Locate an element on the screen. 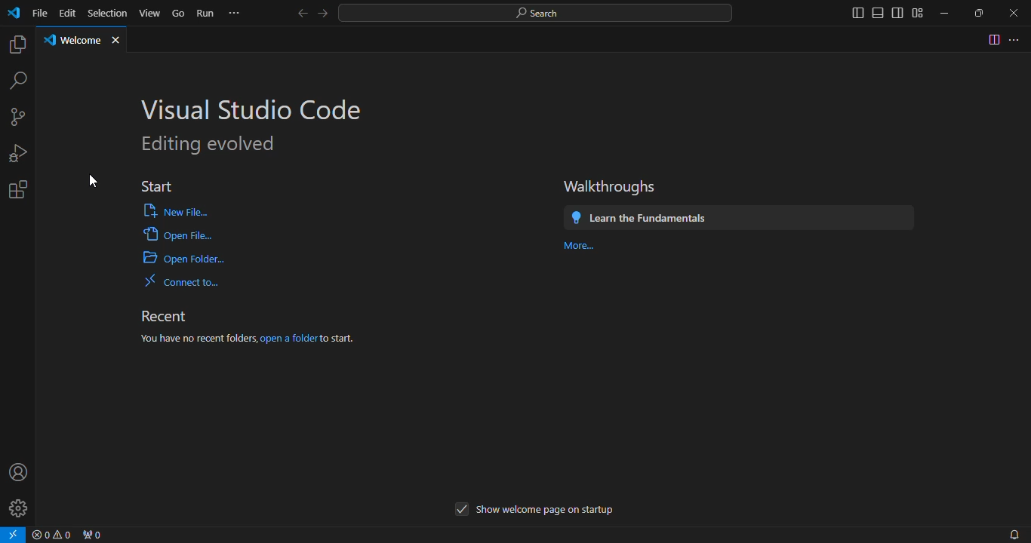  Open Folder is located at coordinates (174, 259).